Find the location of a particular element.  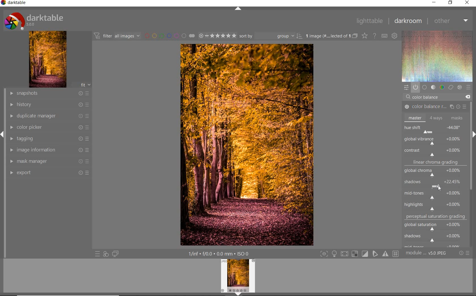

global chroma is located at coordinates (436, 173).